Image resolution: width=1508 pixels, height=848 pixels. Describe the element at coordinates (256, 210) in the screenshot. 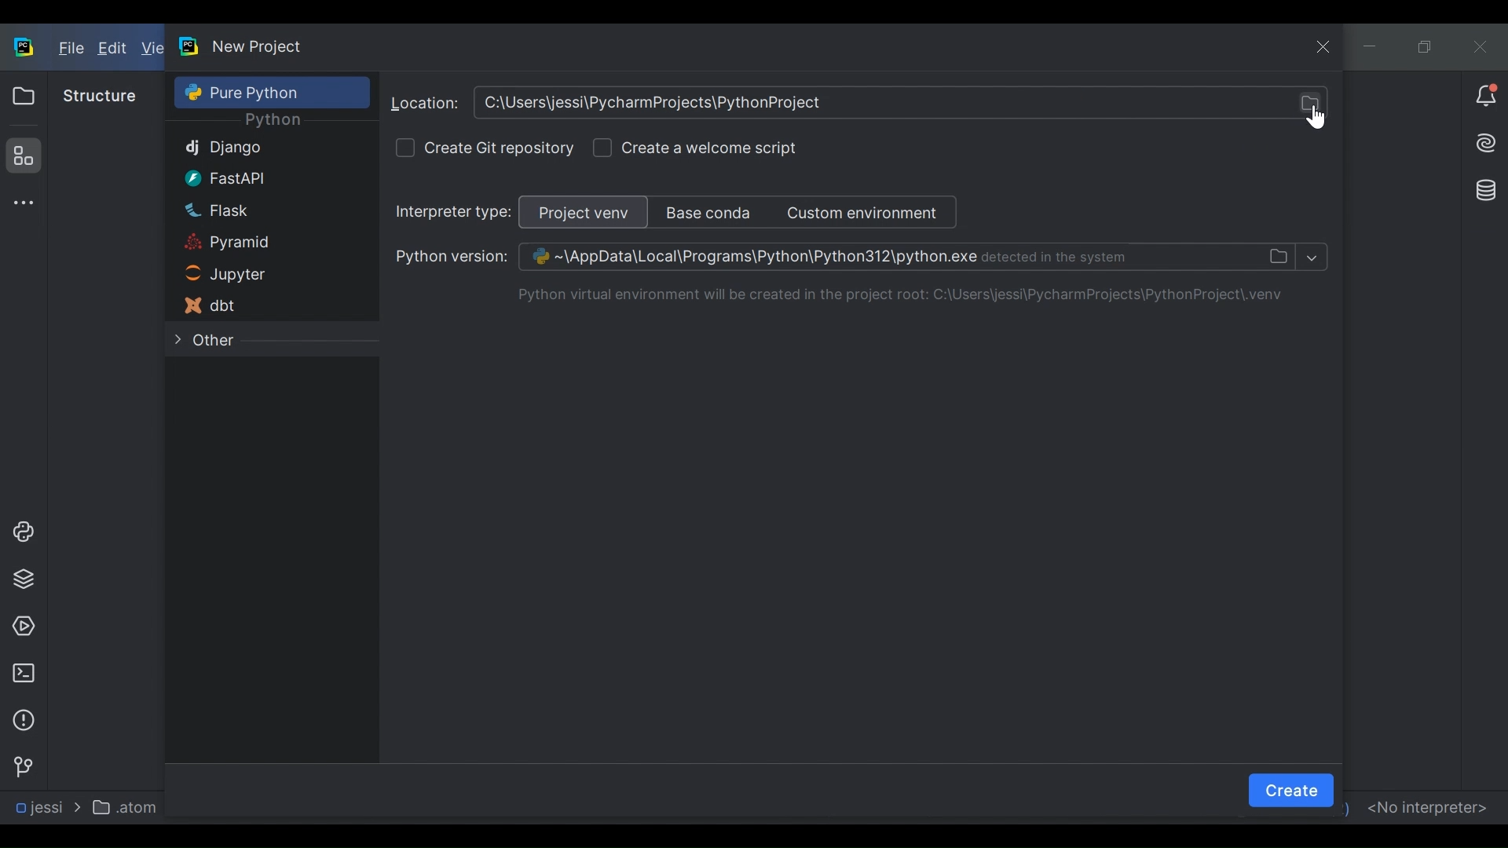

I see `Flask` at that location.